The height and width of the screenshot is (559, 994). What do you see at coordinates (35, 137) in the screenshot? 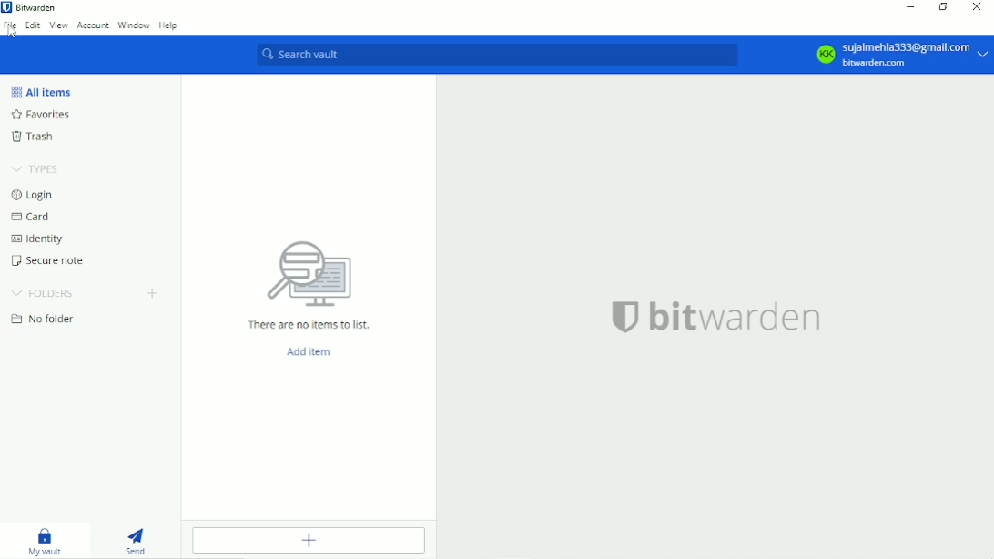
I see `Trash` at bounding box center [35, 137].